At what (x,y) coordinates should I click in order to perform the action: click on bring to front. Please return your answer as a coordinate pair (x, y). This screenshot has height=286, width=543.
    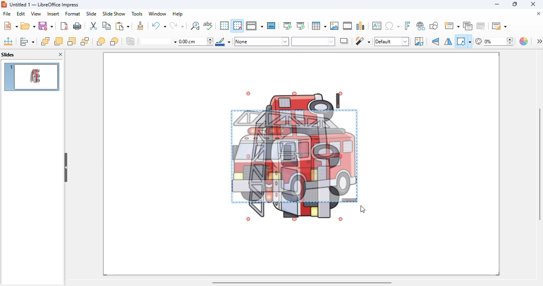
    Looking at the image, I should click on (45, 41).